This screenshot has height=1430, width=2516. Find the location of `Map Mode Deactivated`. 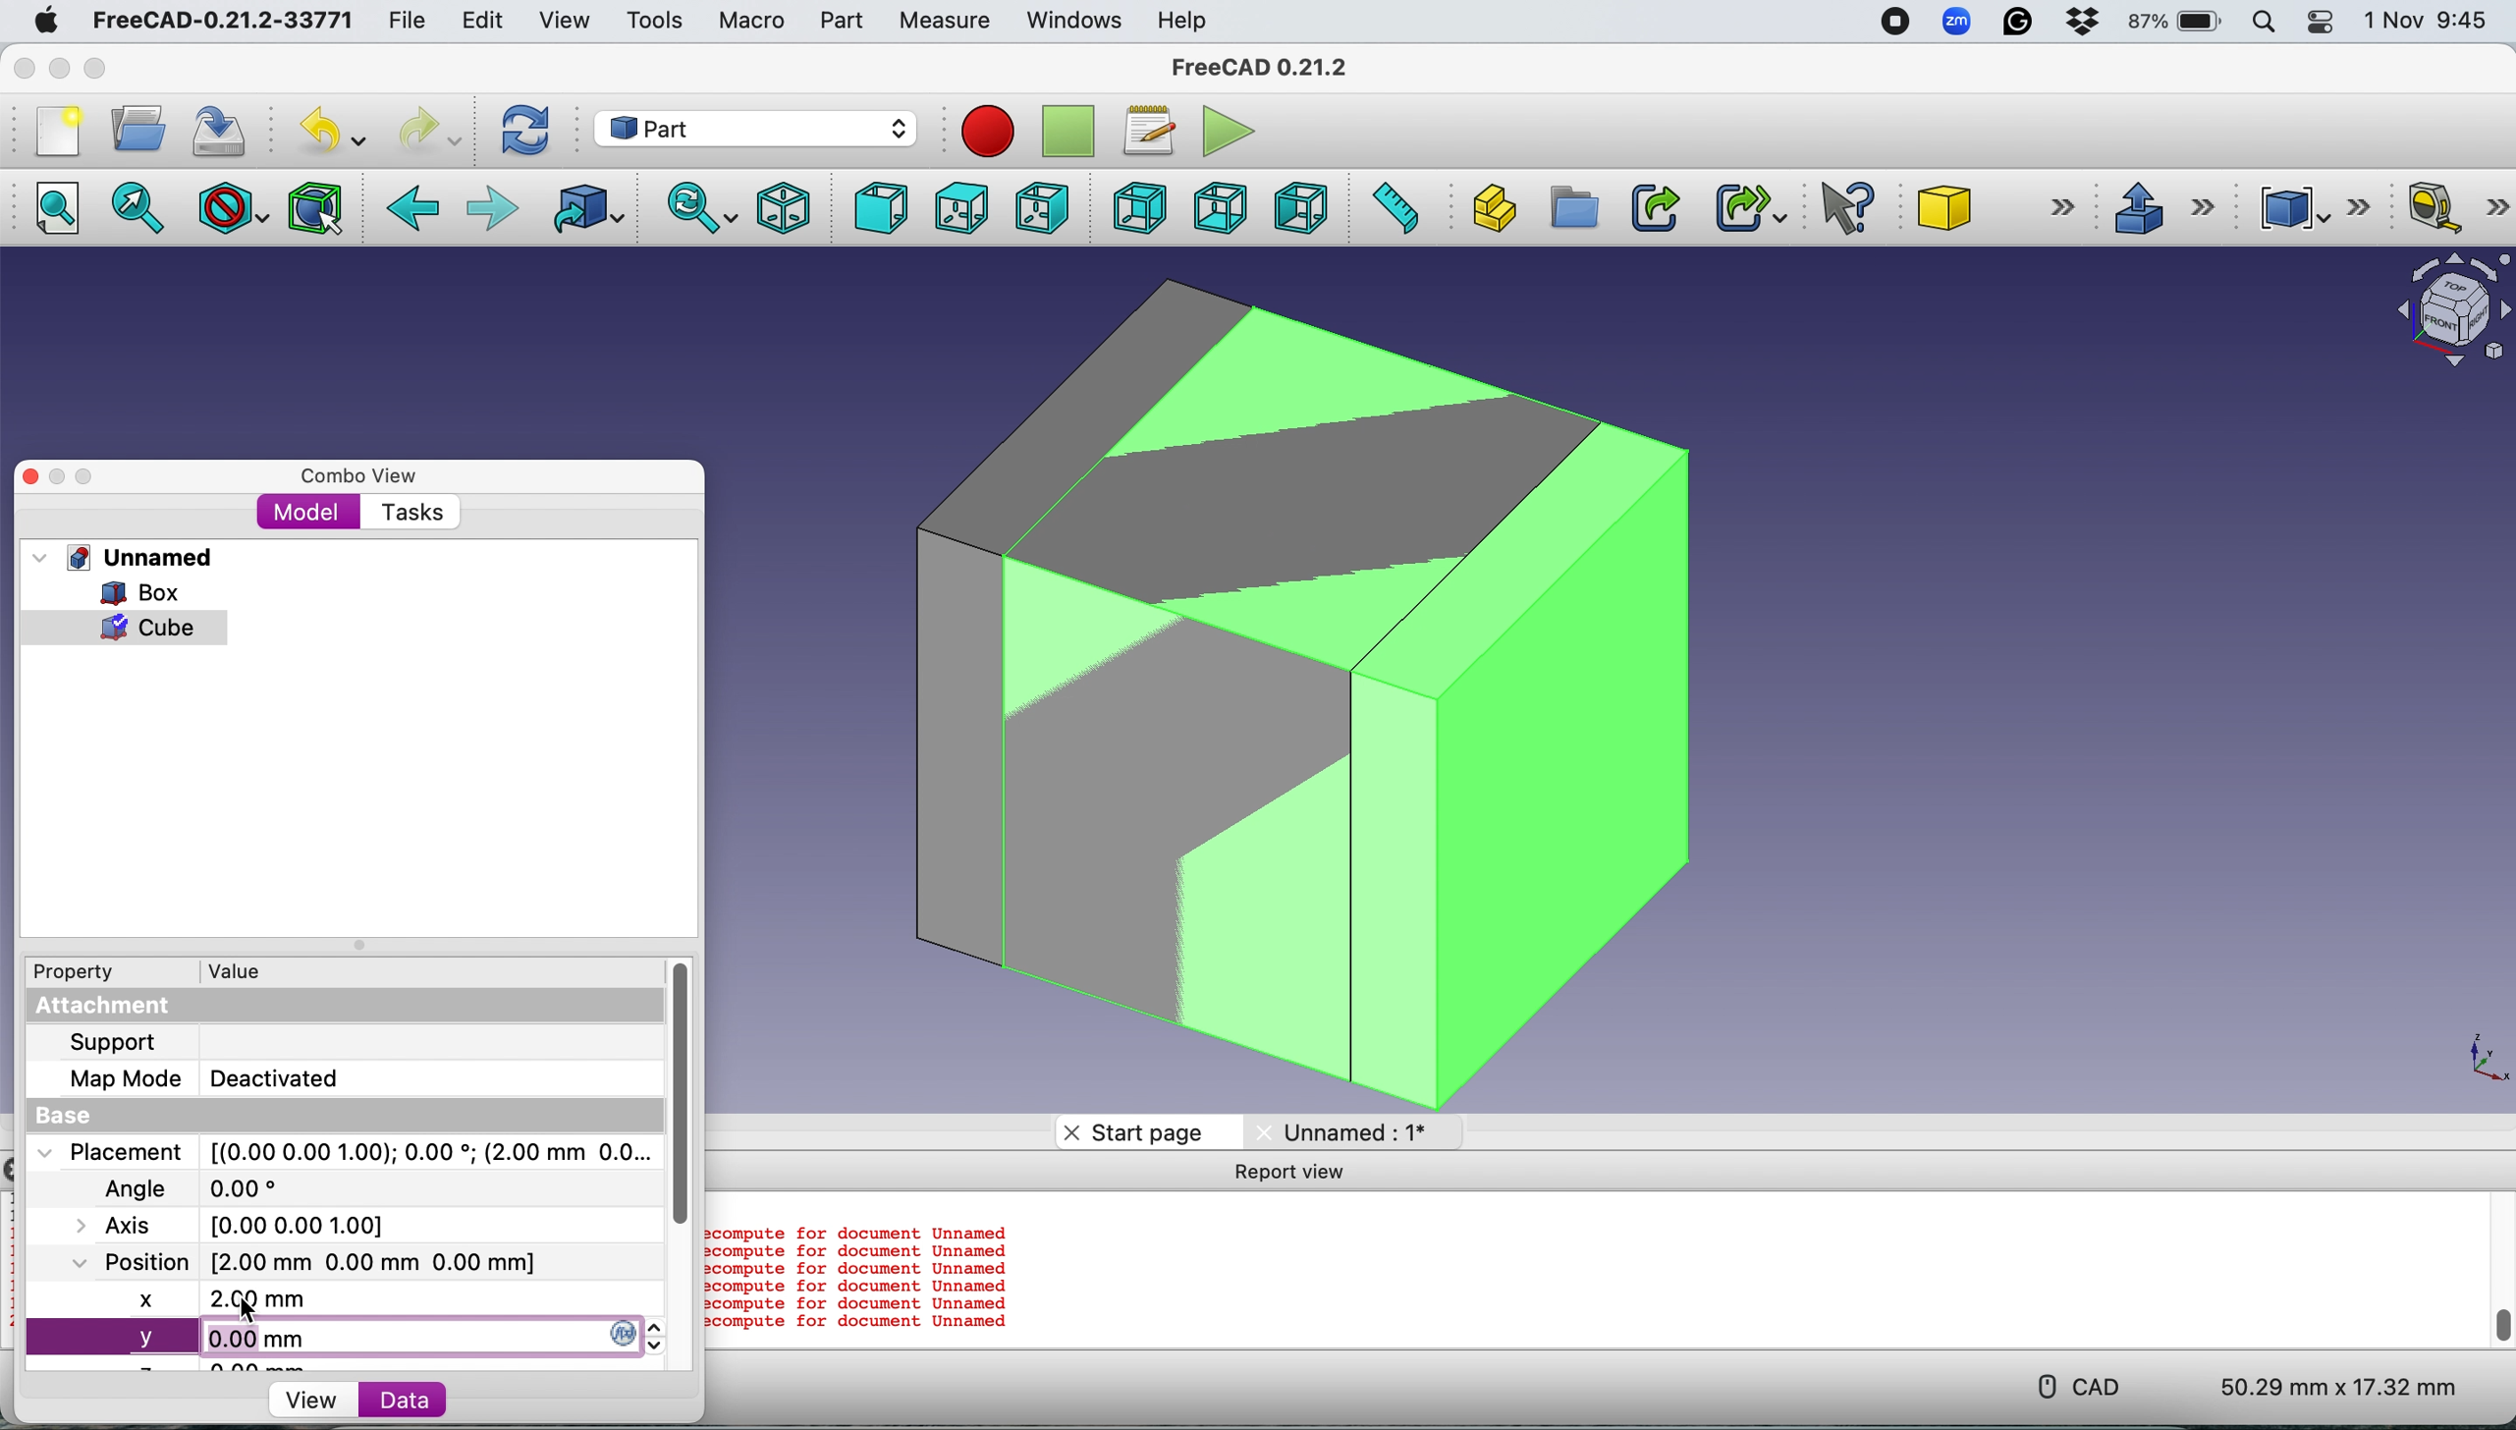

Map Mode Deactivated is located at coordinates (203, 1078).